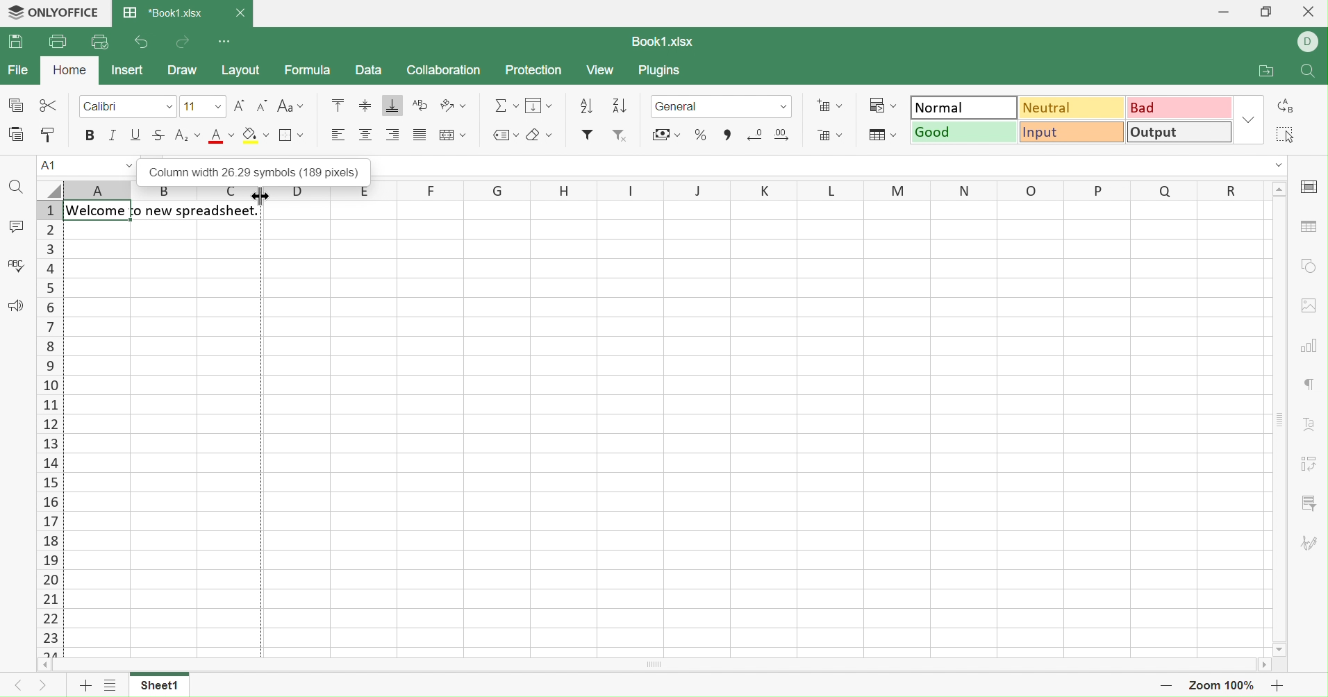 This screenshot has width=1328, height=697. Describe the element at coordinates (263, 106) in the screenshot. I see `Decrement font size` at that location.